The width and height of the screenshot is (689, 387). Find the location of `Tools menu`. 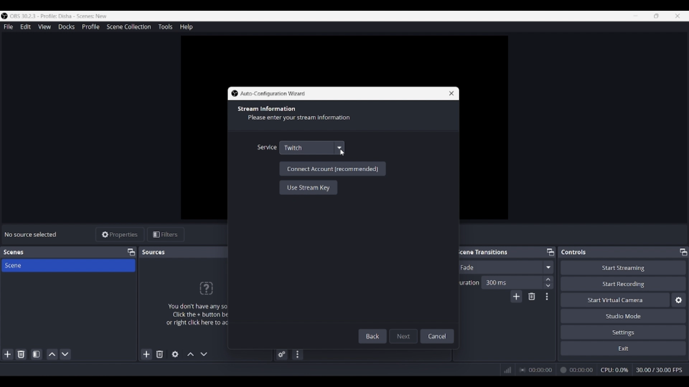

Tools menu is located at coordinates (165, 27).